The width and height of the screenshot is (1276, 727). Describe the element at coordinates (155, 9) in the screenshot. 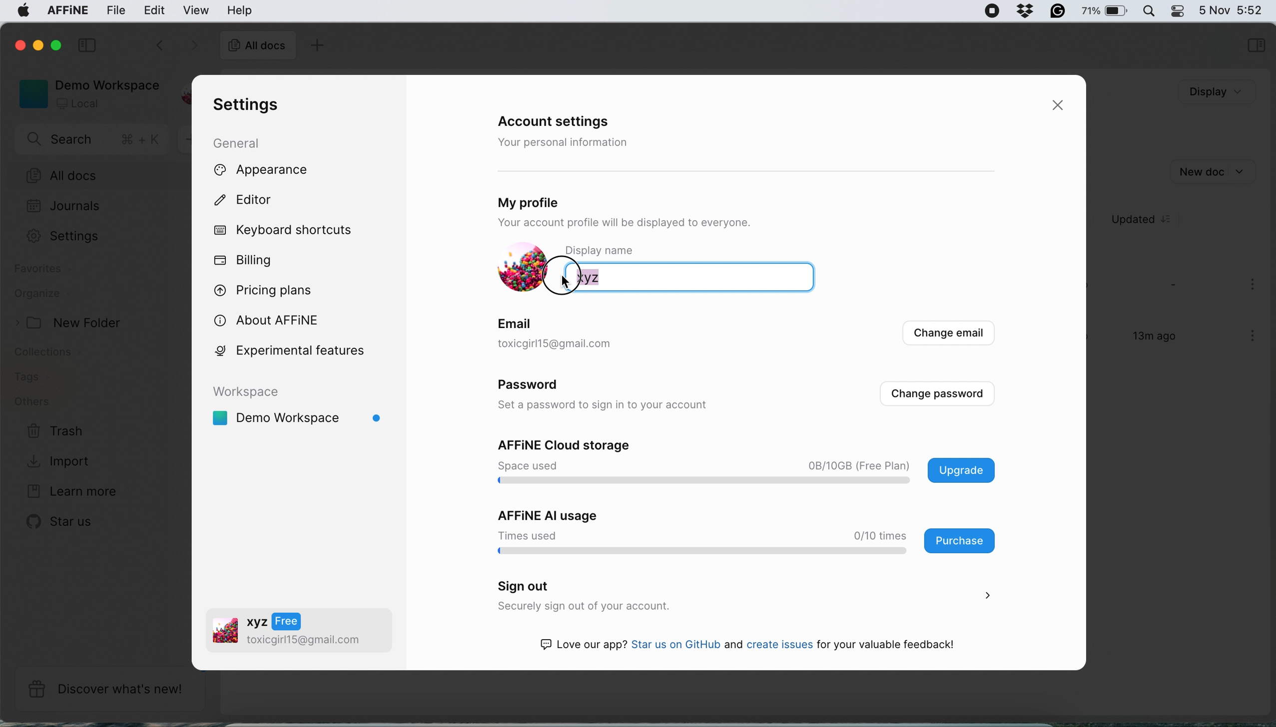

I see `edit` at that location.